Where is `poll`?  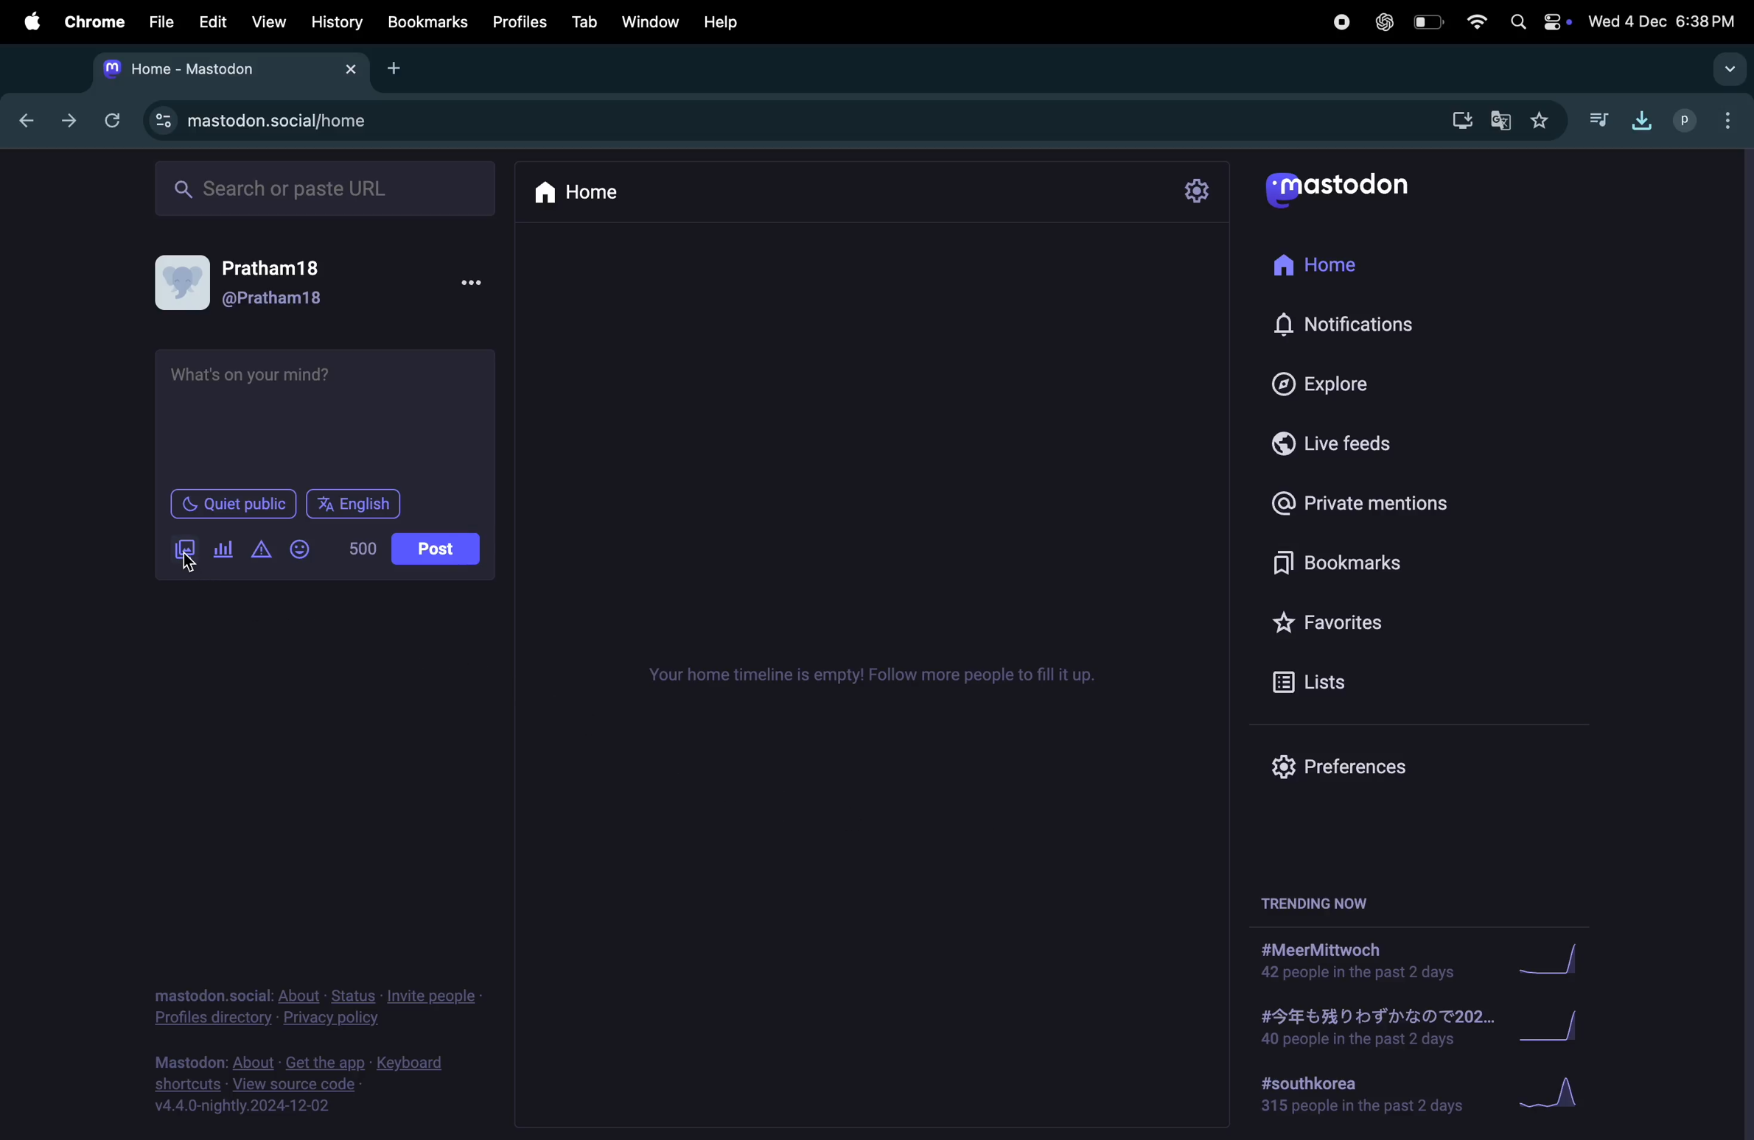 poll is located at coordinates (220, 549).